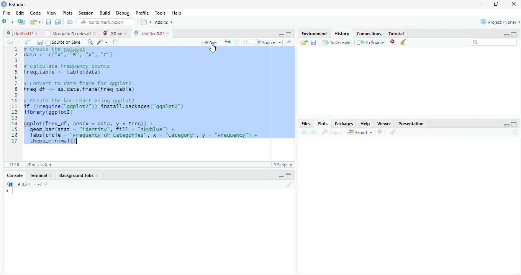 The image size is (521, 275). What do you see at coordinates (403, 41) in the screenshot?
I see `Clear Console` at bounding box center [403, 41].